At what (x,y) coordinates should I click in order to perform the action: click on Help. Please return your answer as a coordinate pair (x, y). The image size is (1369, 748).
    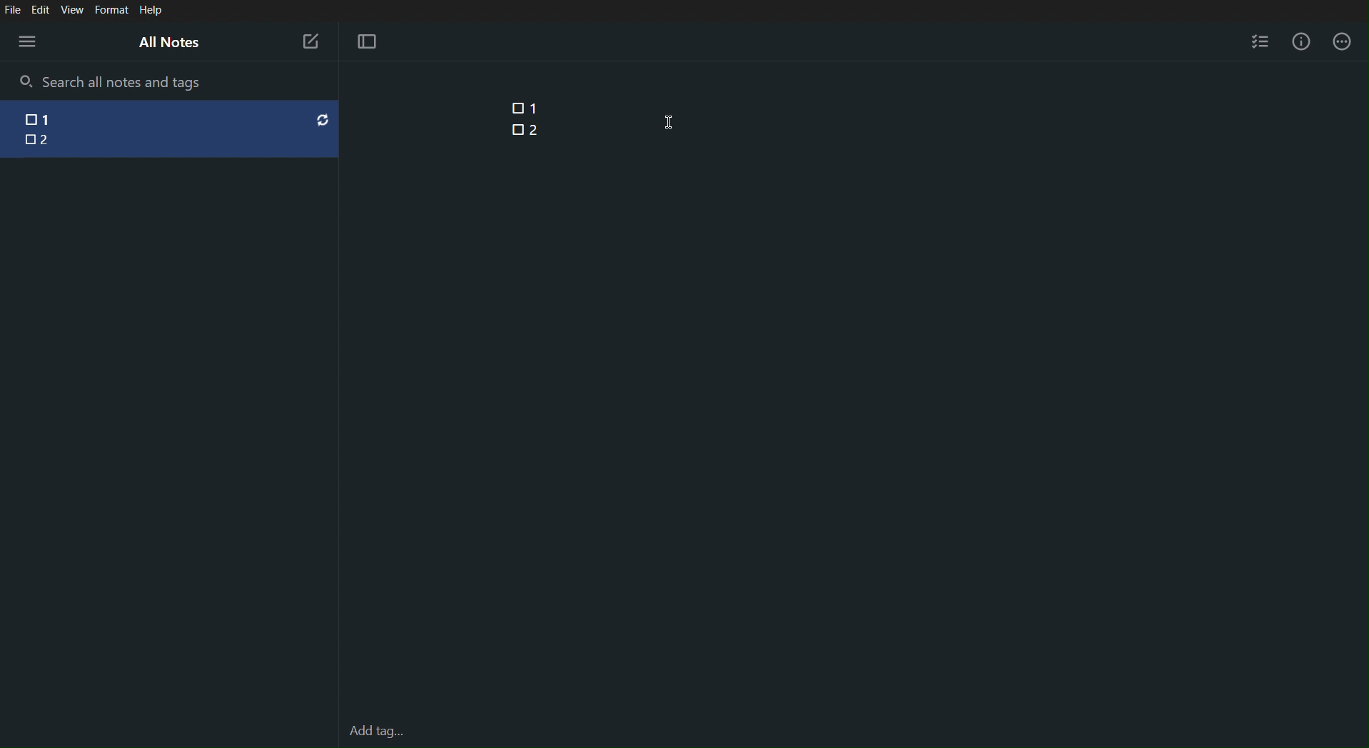
    Looking at the image, I should click on (151, 11).